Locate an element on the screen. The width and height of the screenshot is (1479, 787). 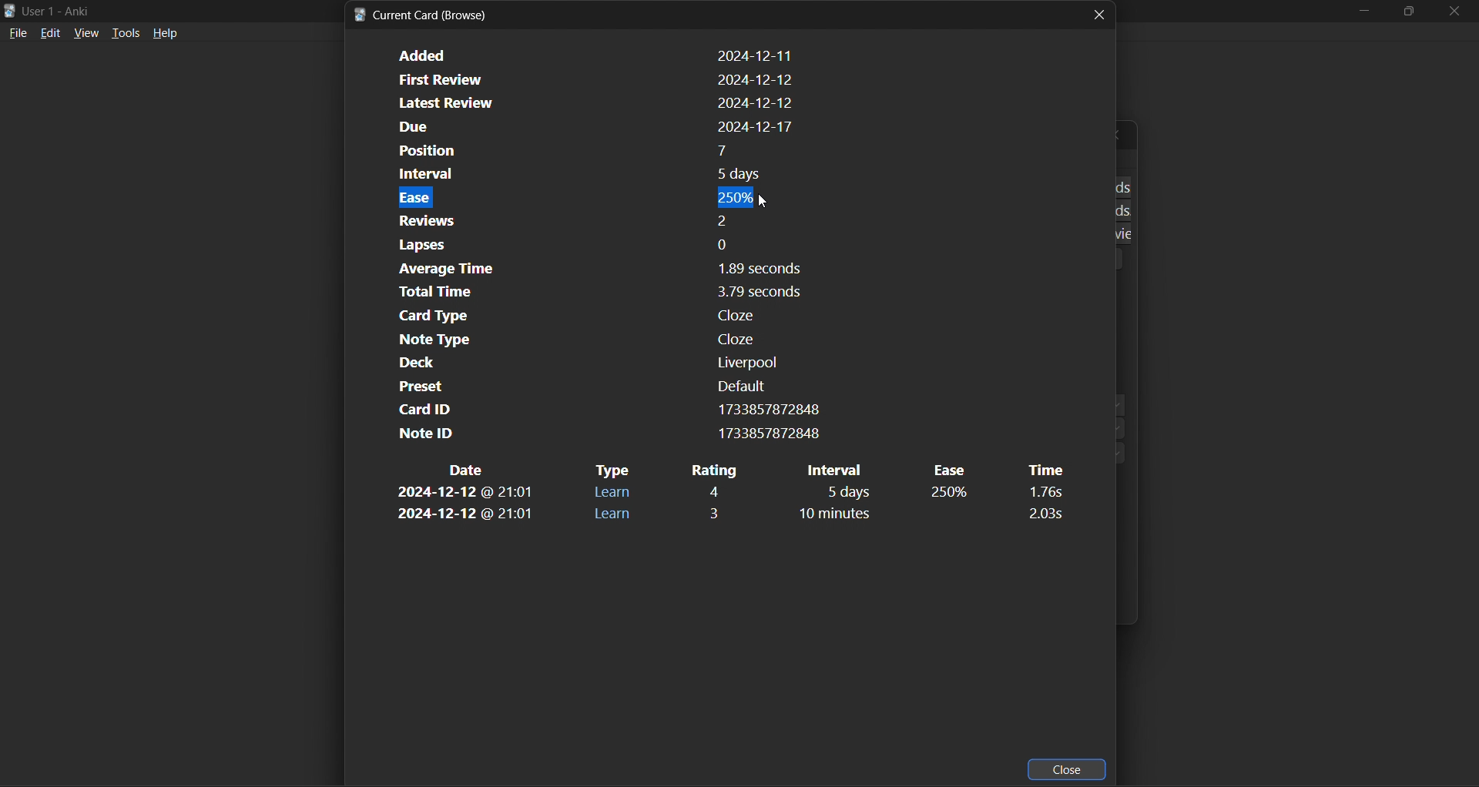
interval is located at coordinates (847, 492).